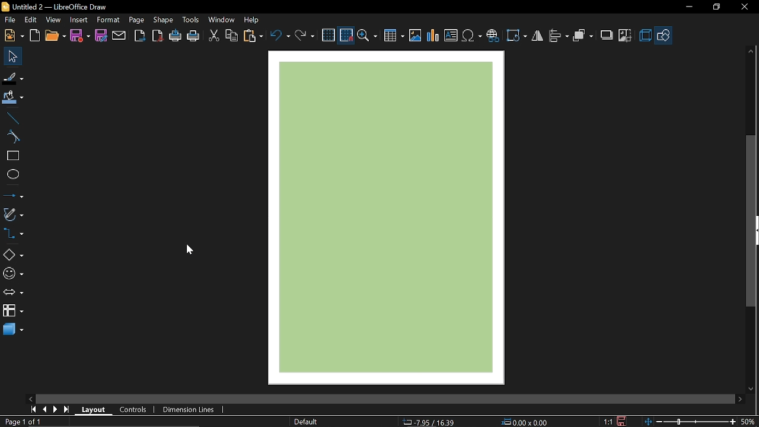  Describe the element at coordinates (607, 421) in the screenshot. I see `Scaling factor` at that location.